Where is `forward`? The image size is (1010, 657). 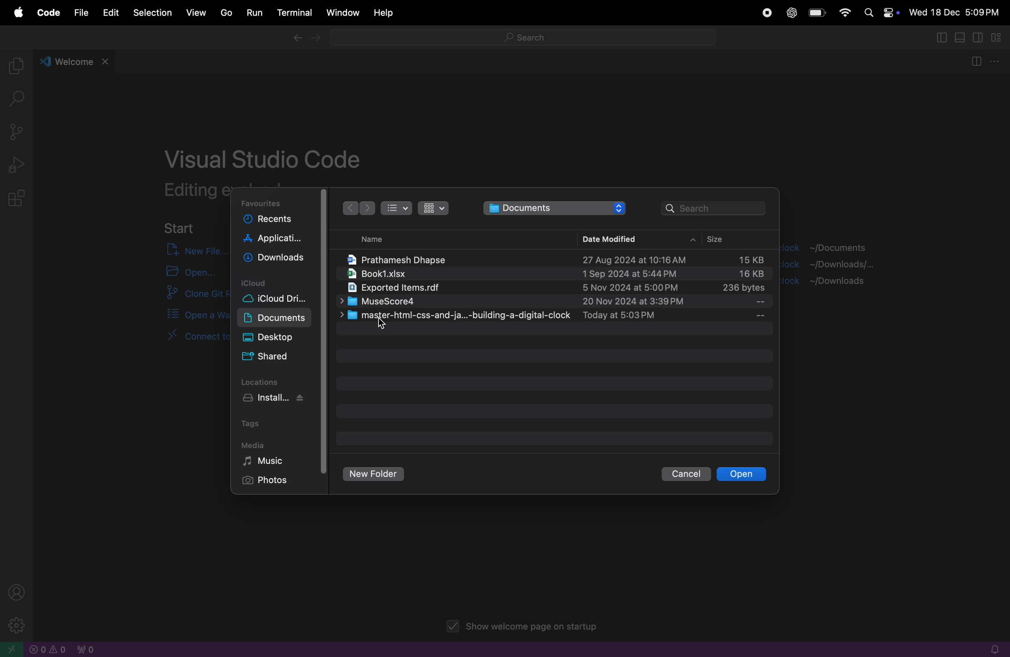
forward is located at coordinates (317, 39).